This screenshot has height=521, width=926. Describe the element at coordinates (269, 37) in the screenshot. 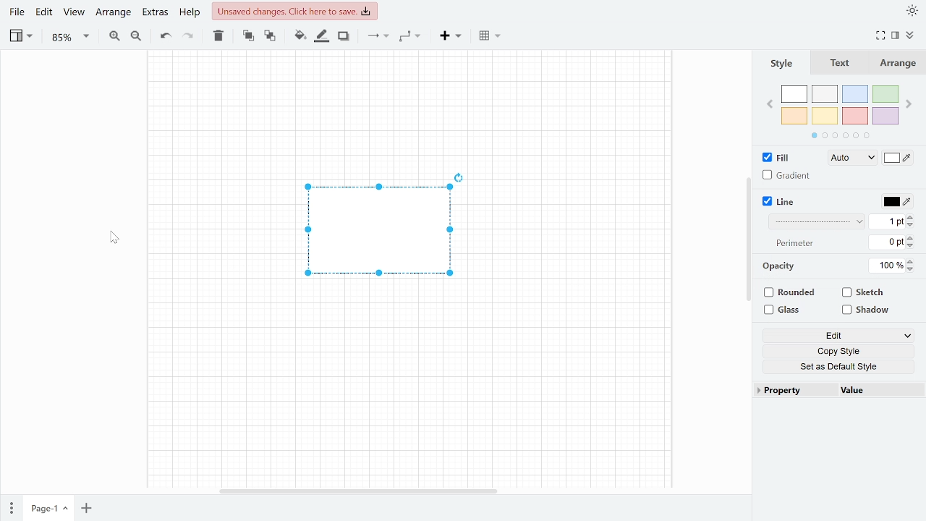

I see `To back` at that location.